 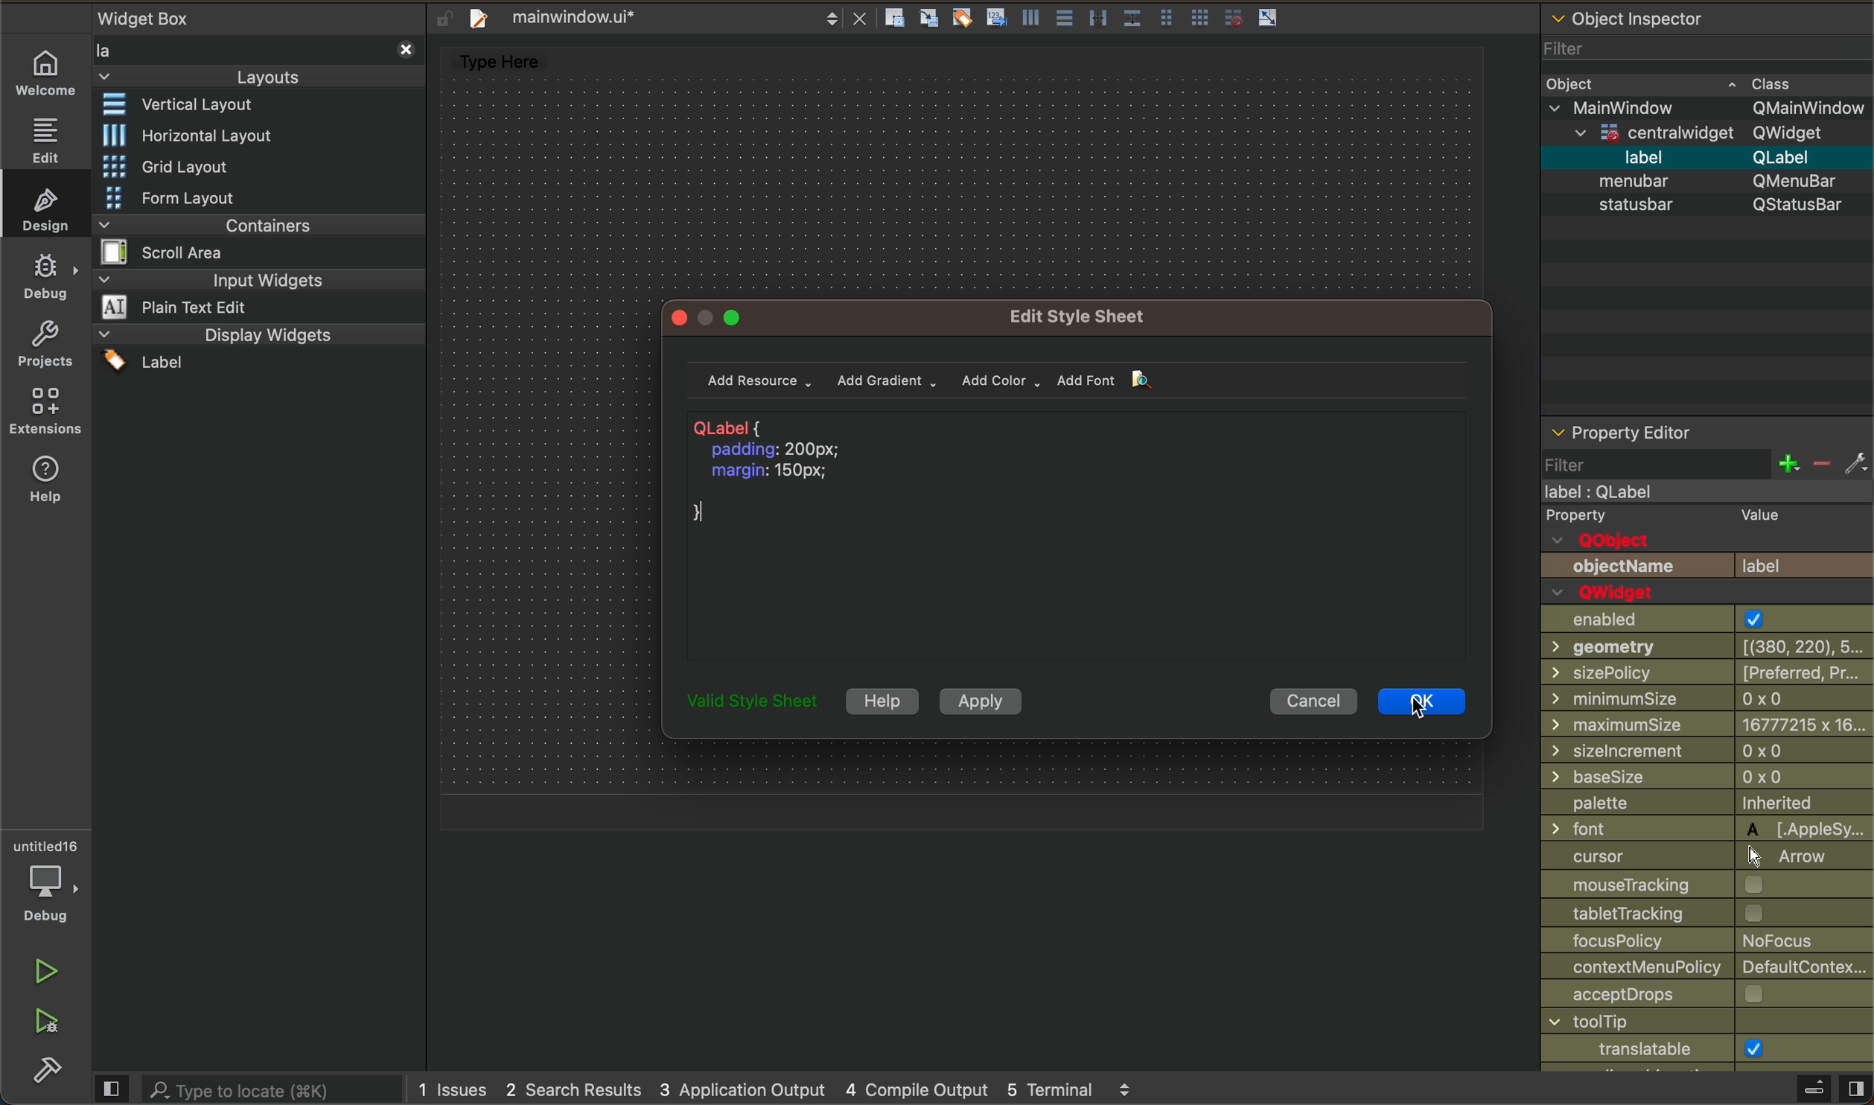 I want to click on qwidget, so click(x=1701, y=135).